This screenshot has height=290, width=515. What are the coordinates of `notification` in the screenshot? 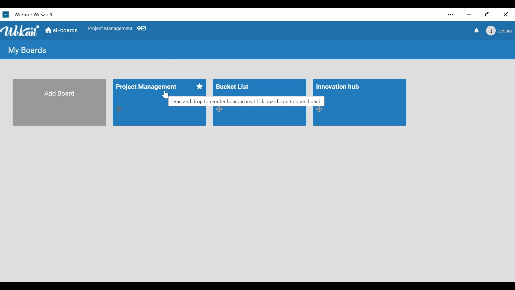 It's located at (476, 31).